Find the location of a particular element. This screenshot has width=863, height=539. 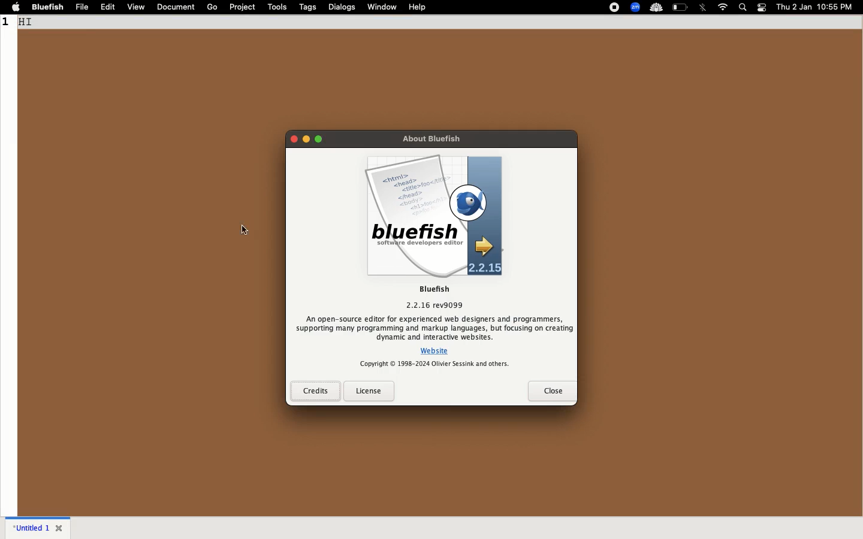

bluefish 2.2.16 is located at coordinates (434, 296).